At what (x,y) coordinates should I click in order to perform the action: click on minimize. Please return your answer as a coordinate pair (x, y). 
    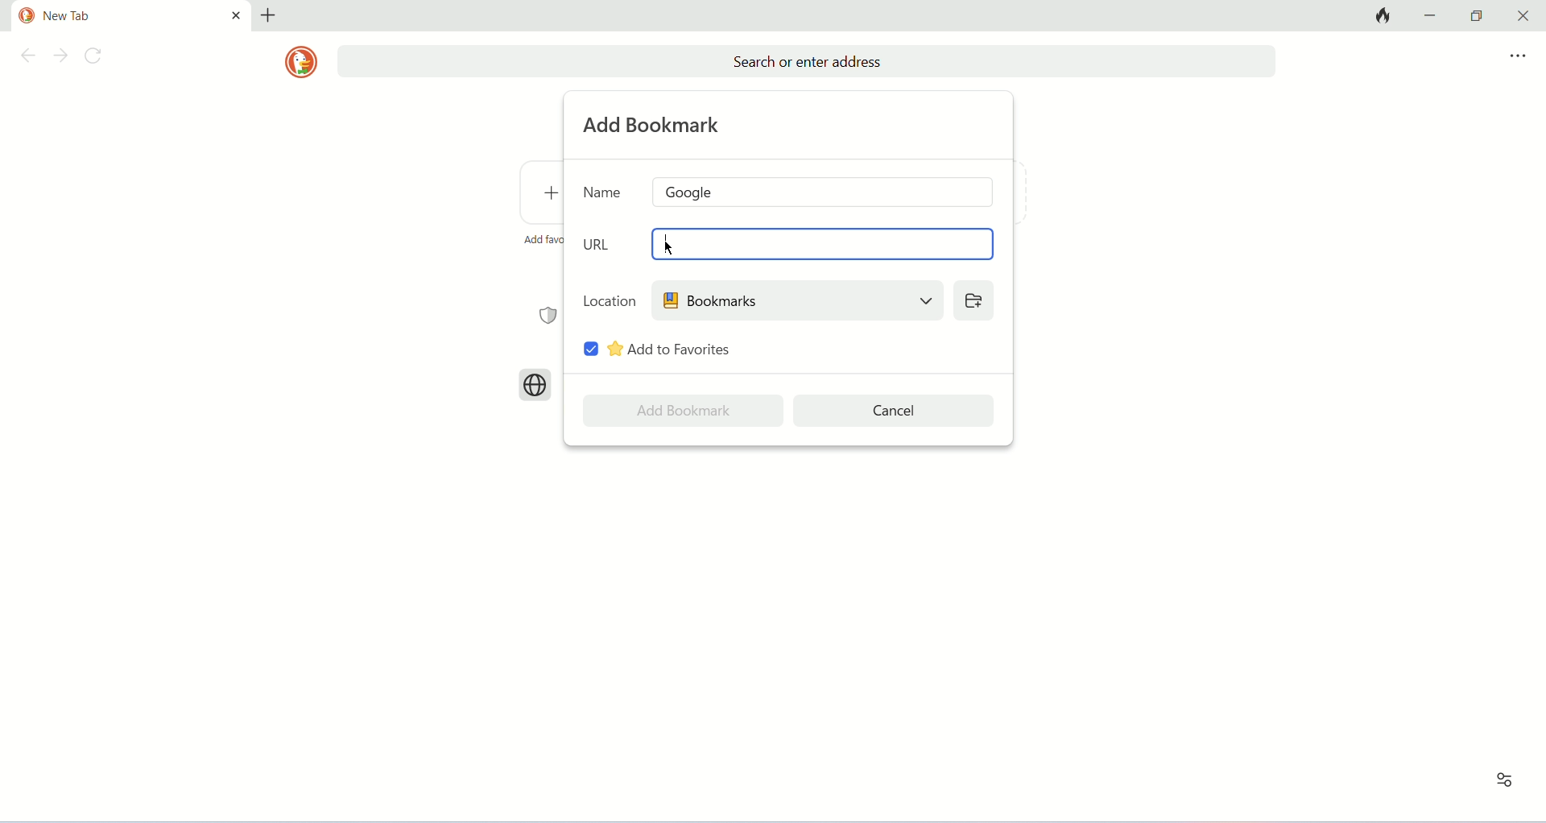
    Looking at the image, I should click on (1433, 14).